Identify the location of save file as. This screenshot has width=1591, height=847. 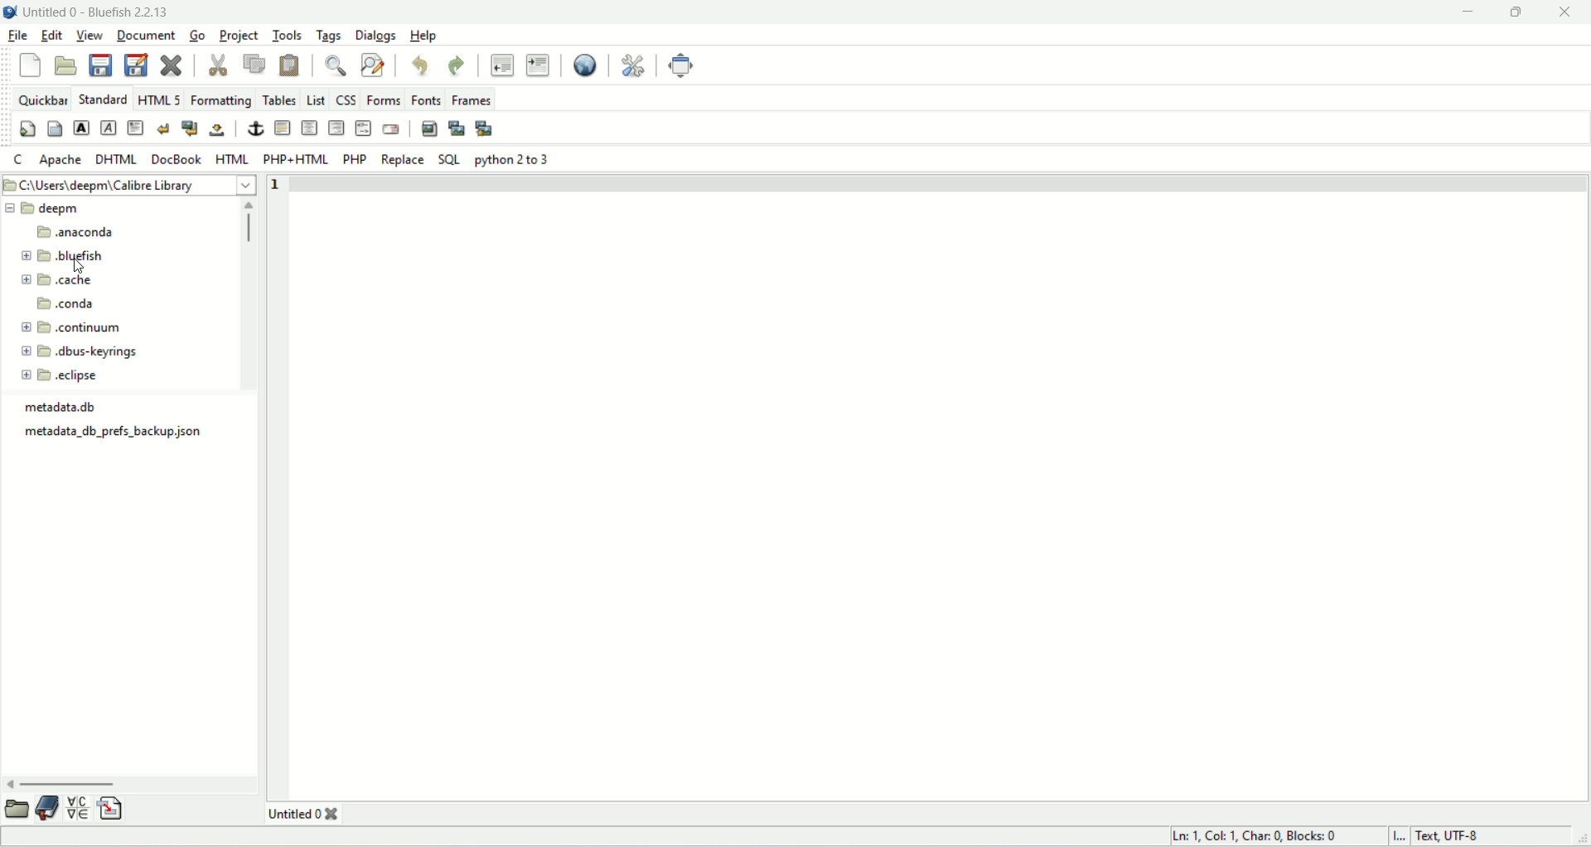
(136, 65).